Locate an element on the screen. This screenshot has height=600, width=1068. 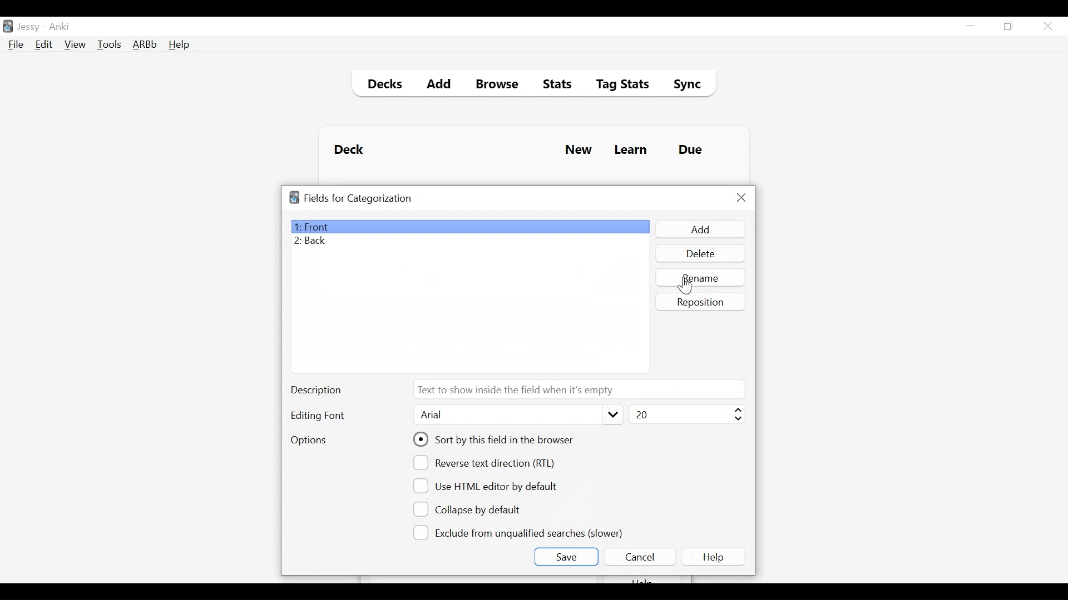
Advanced Review Button bar is located at coordinates (145, 44).